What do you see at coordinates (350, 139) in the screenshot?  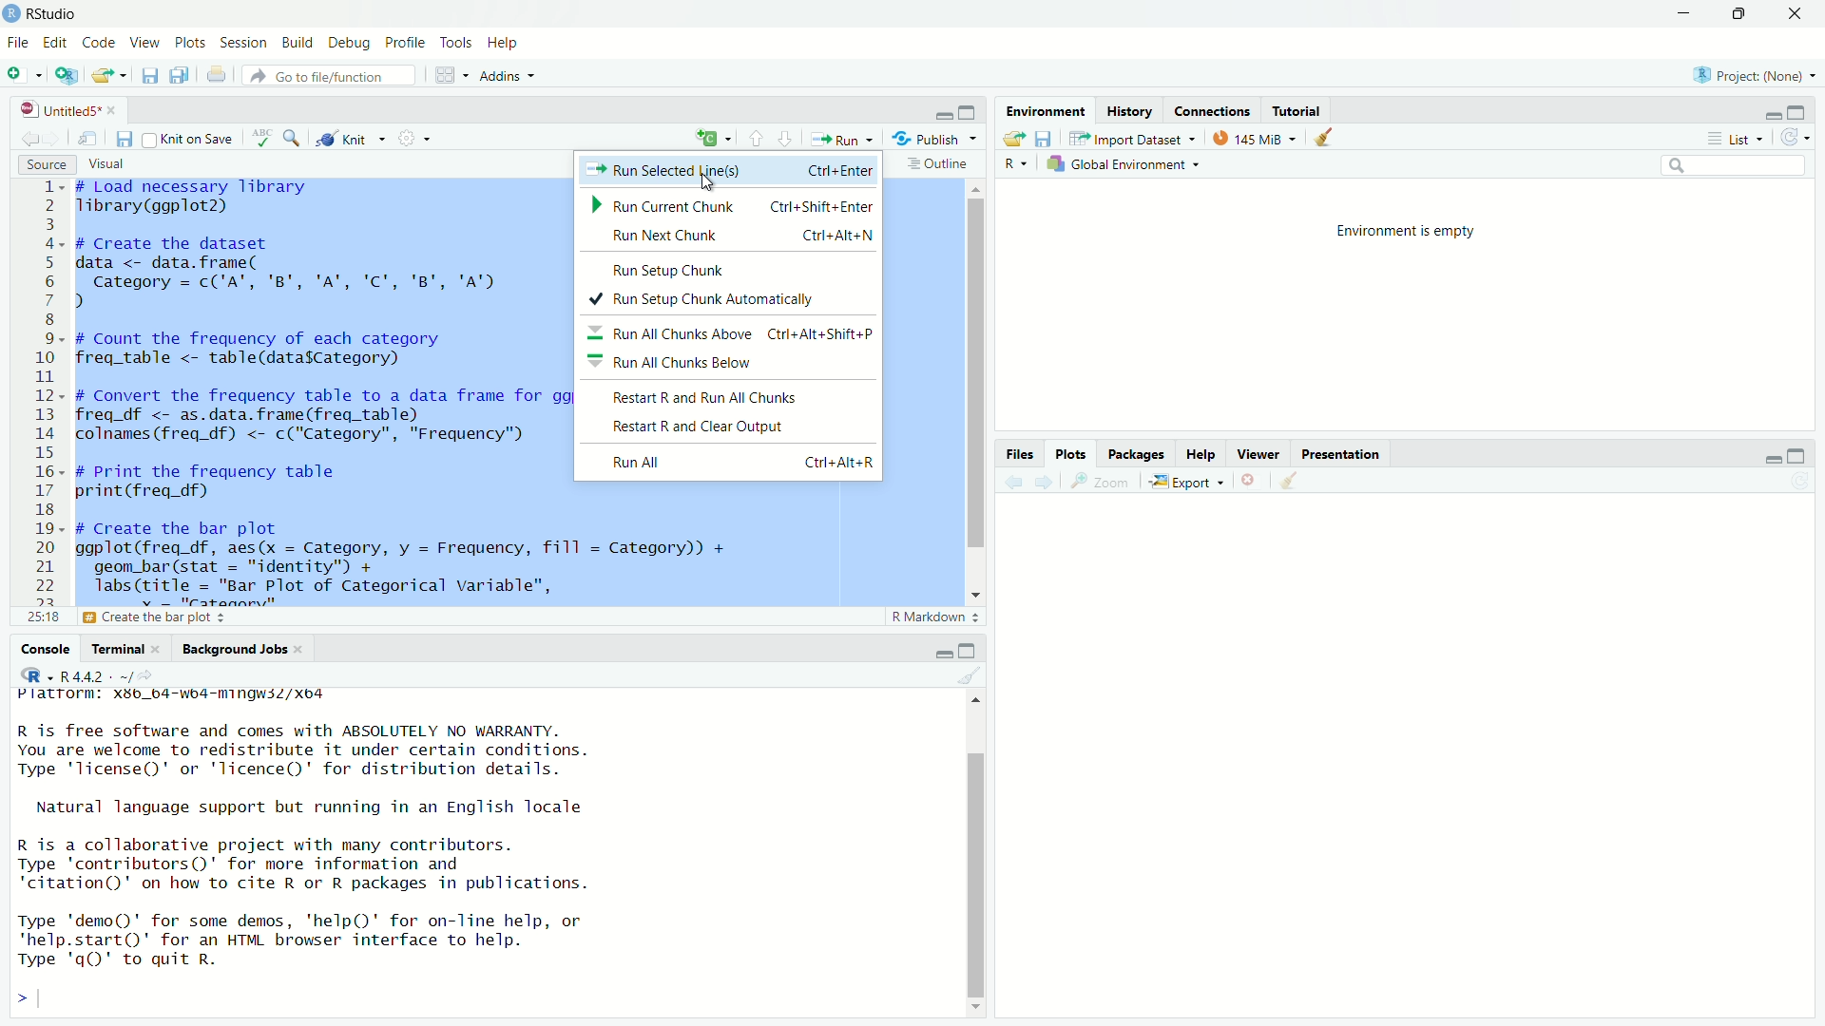 I see `knit` at bounding box center [350, 139].